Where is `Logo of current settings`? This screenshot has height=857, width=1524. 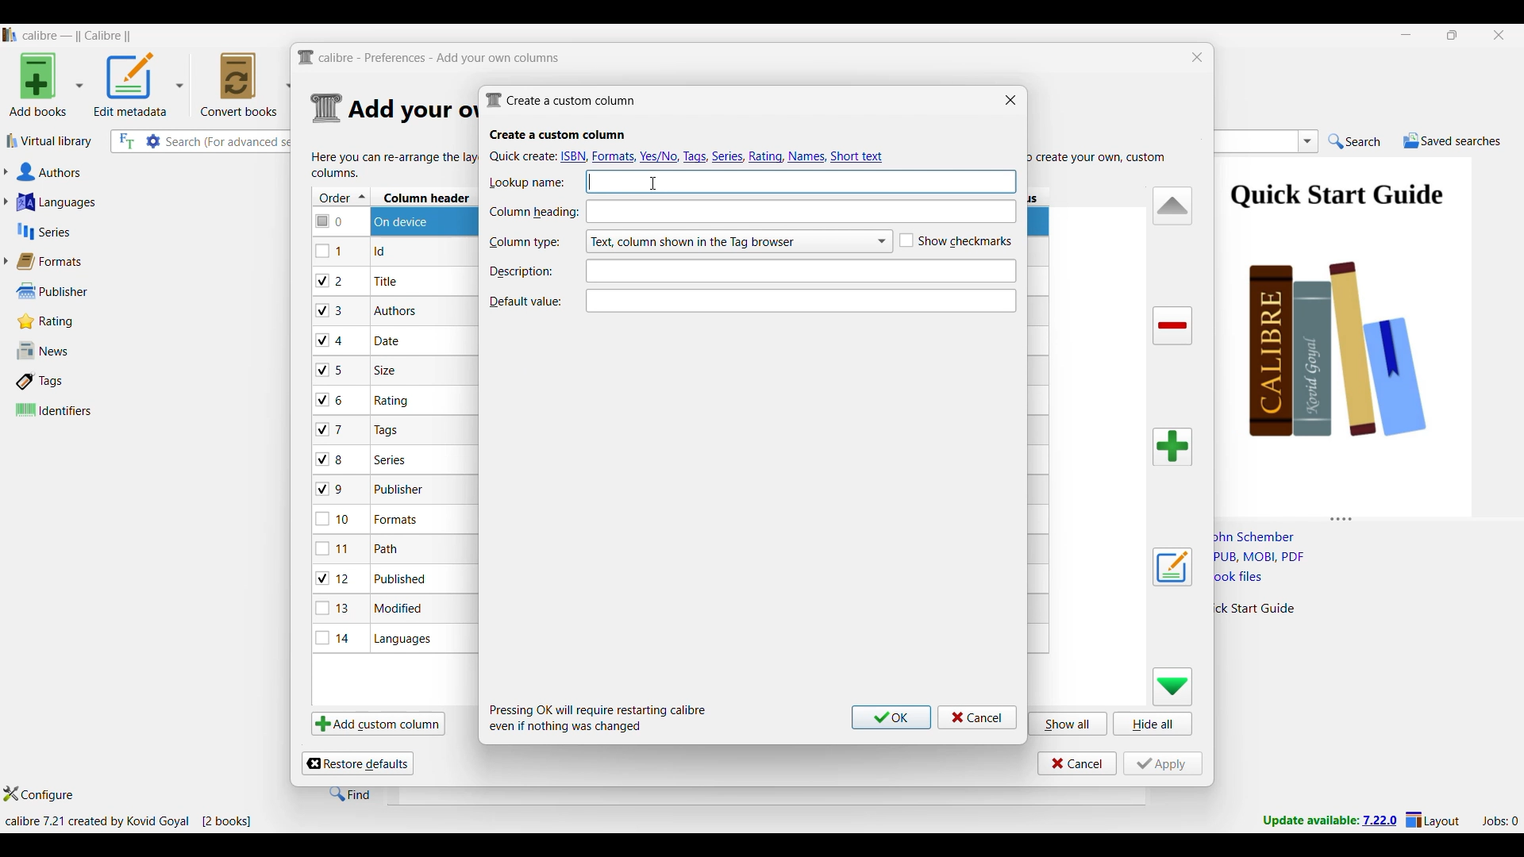
Logo of current settings is located at coordinates (327, 109).